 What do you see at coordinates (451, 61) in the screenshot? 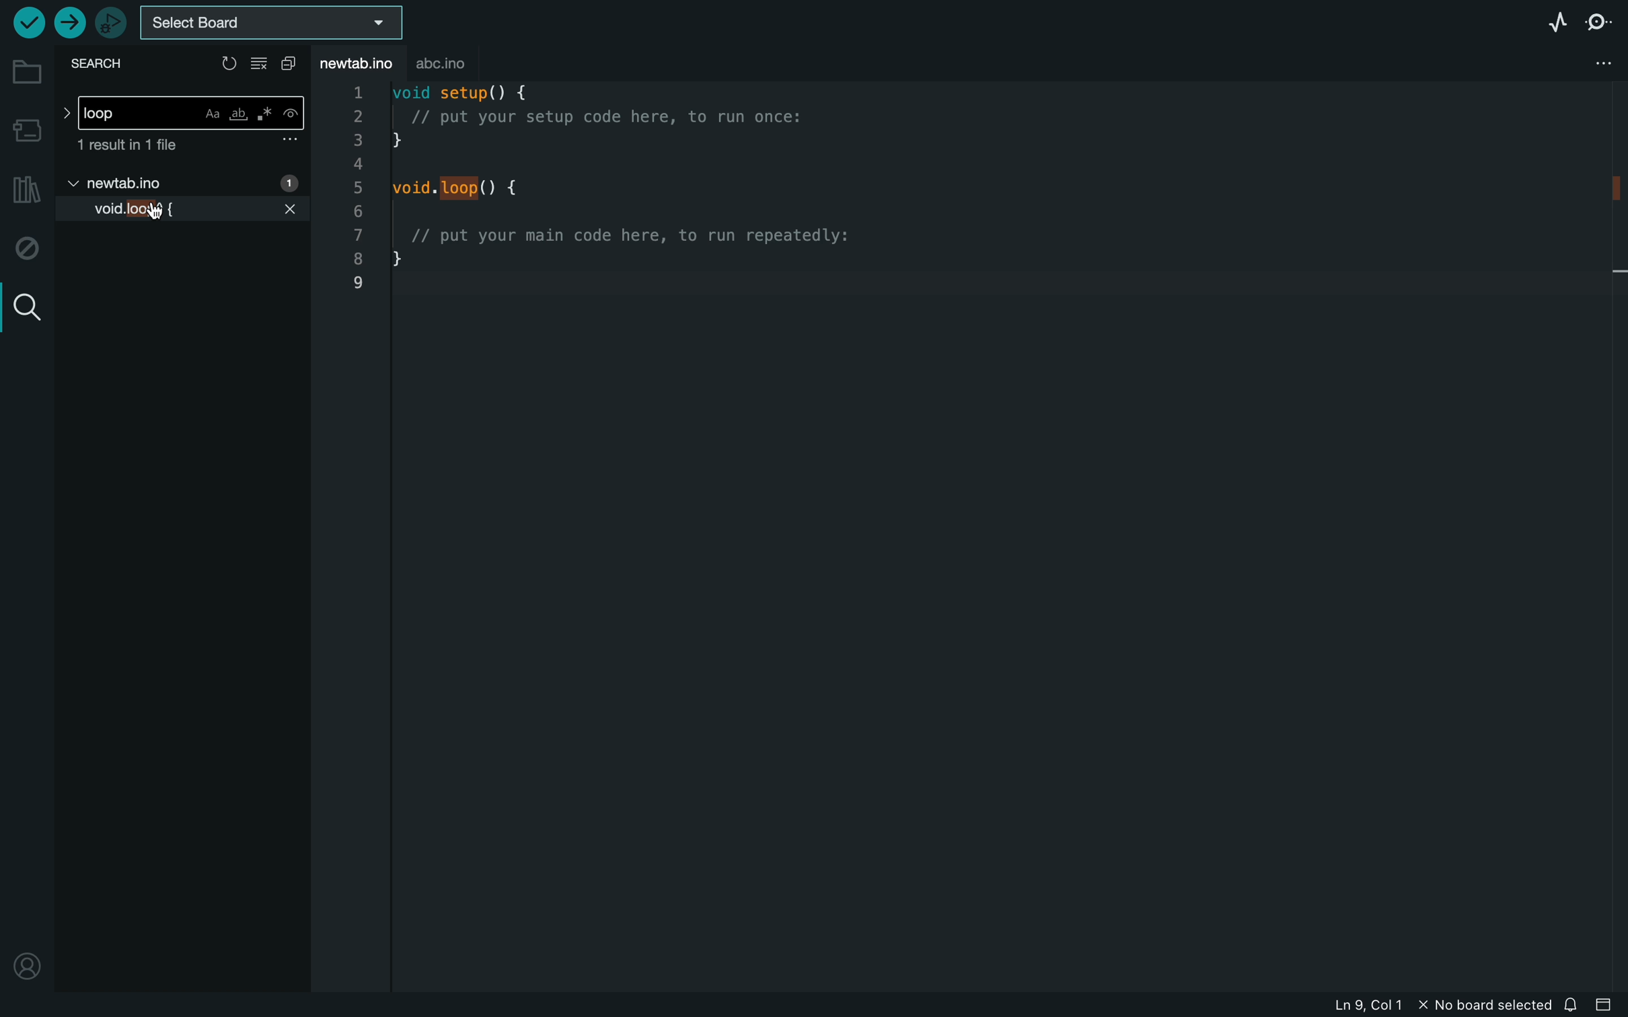
I see `abc` at bounding box center [451, 61].